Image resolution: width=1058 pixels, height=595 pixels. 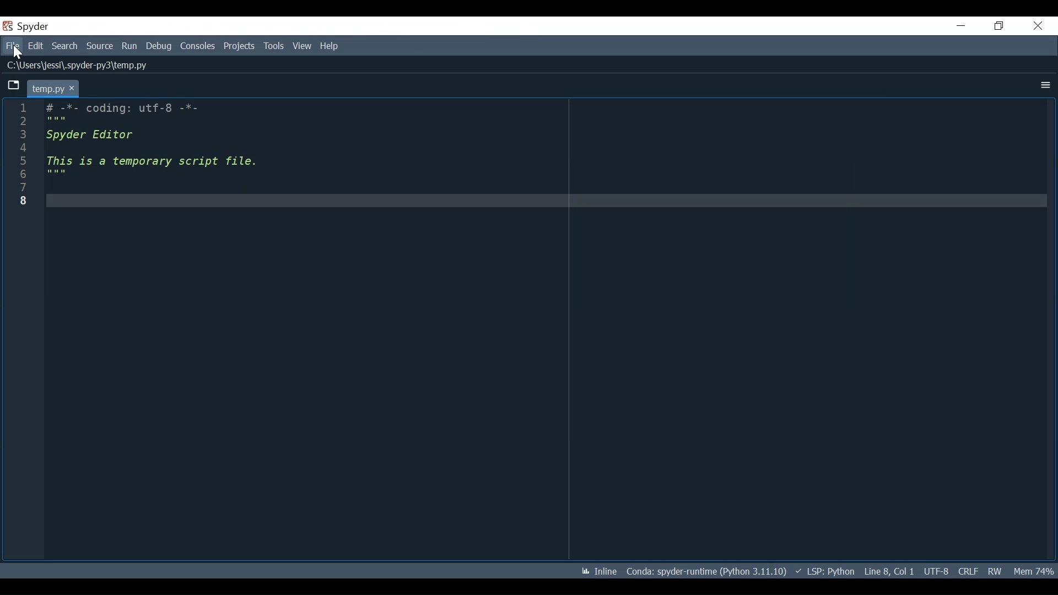 I want to click on Inline, so click(x=597, y=570).